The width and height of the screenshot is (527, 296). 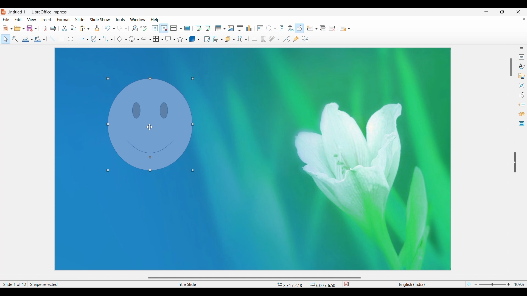 What do you see at coordinates (343, 29) in the screenshot?
I see `Slide layout` at bounding box center [343, 29].